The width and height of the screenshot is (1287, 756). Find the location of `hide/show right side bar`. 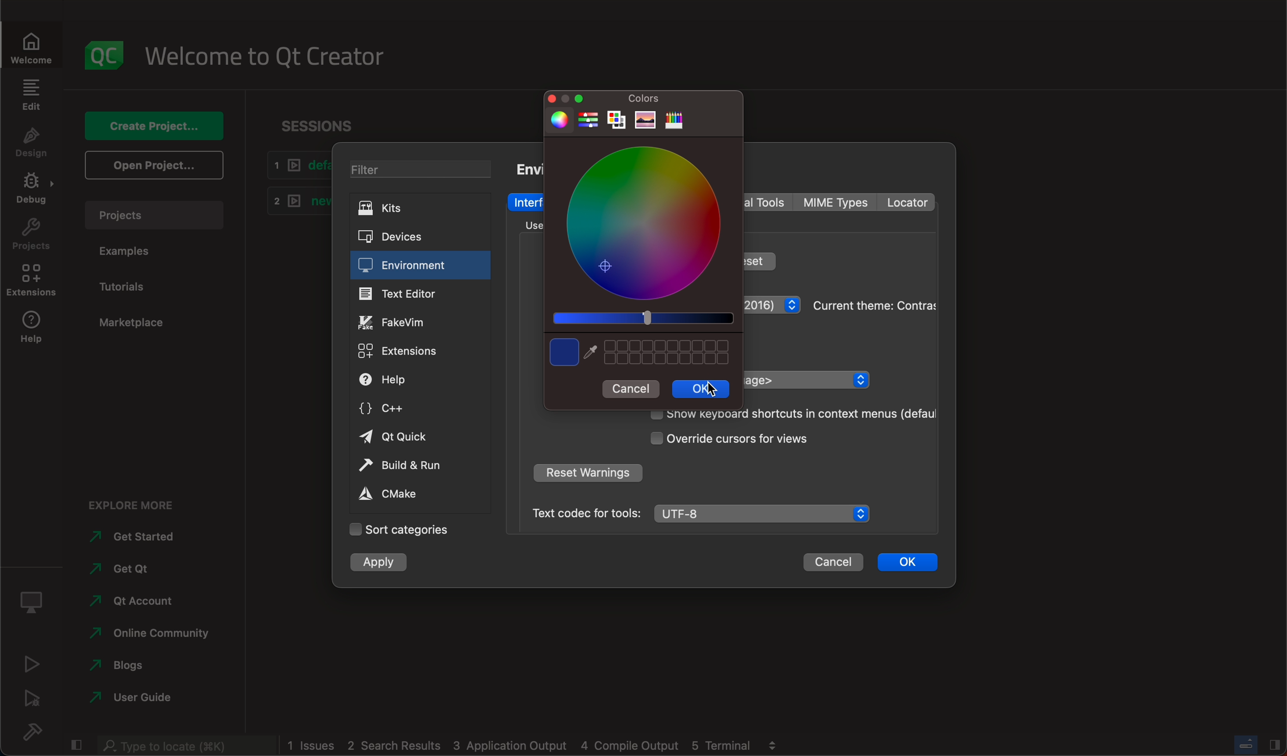

hide/show right side bar is located at coordinates (1275, 744).